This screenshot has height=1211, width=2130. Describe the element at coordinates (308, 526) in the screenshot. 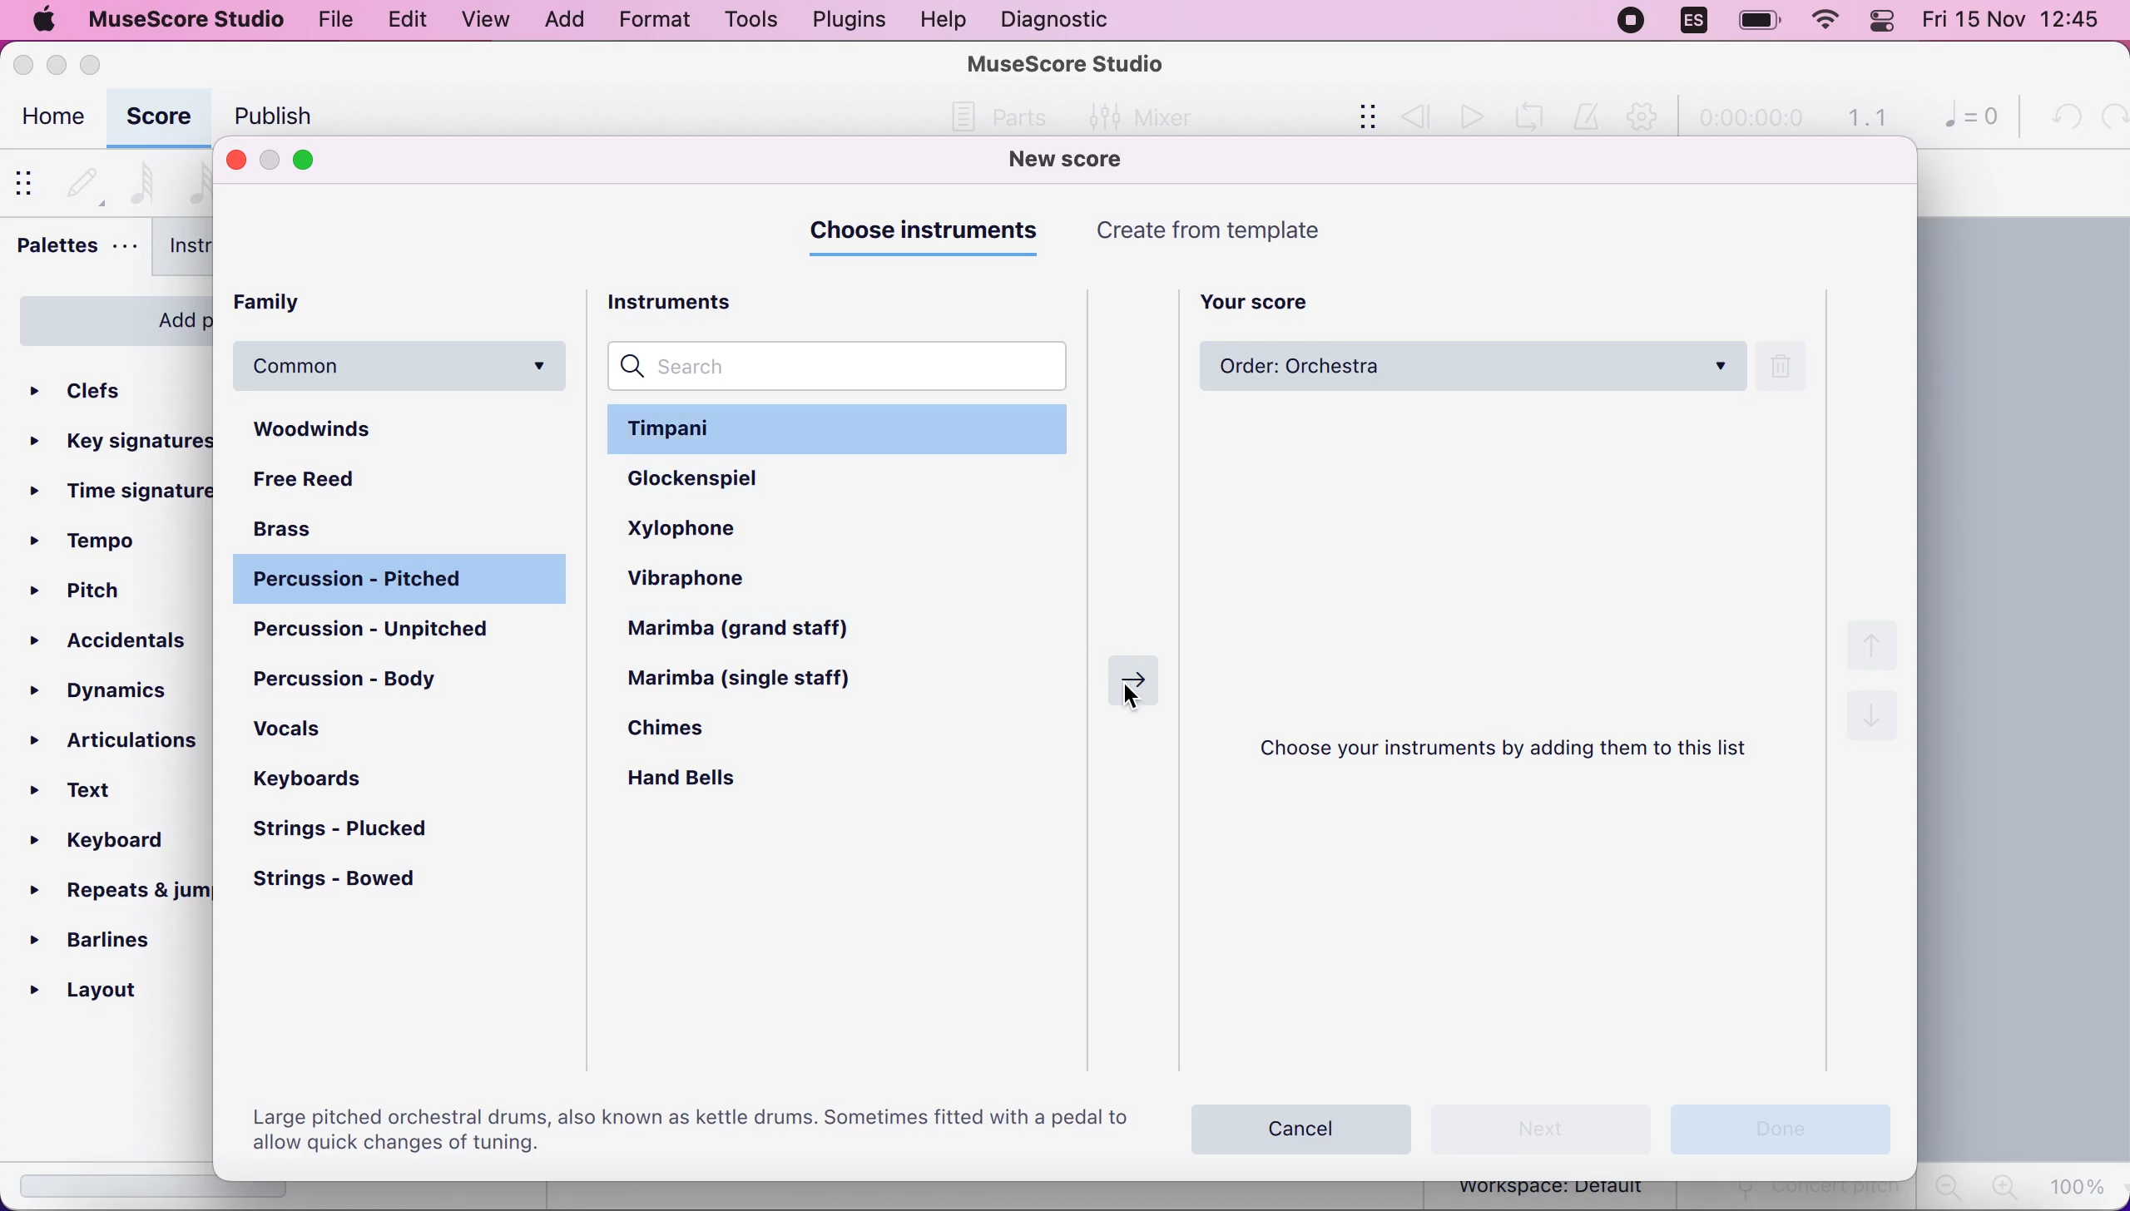

I see `brass` at that location.